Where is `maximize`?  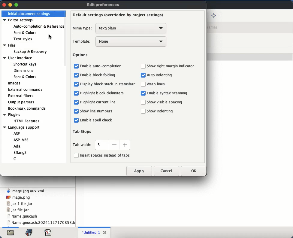 maximize is located at coordinates (17, 5).